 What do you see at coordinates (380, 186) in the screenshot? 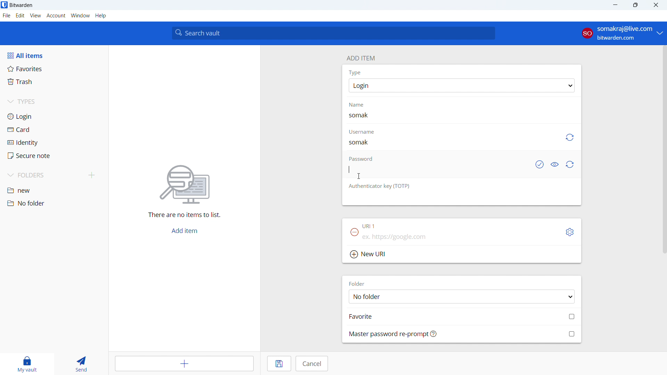
I see `otp` at bounding box center [380, 186].